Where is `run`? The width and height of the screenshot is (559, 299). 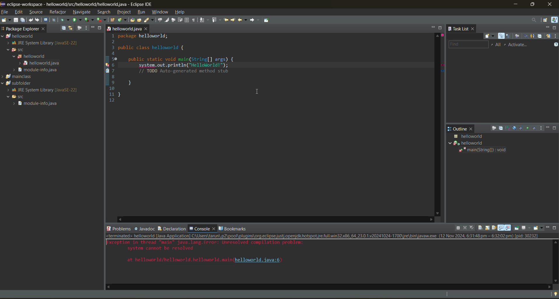
run is located at coordinates (142, 12).